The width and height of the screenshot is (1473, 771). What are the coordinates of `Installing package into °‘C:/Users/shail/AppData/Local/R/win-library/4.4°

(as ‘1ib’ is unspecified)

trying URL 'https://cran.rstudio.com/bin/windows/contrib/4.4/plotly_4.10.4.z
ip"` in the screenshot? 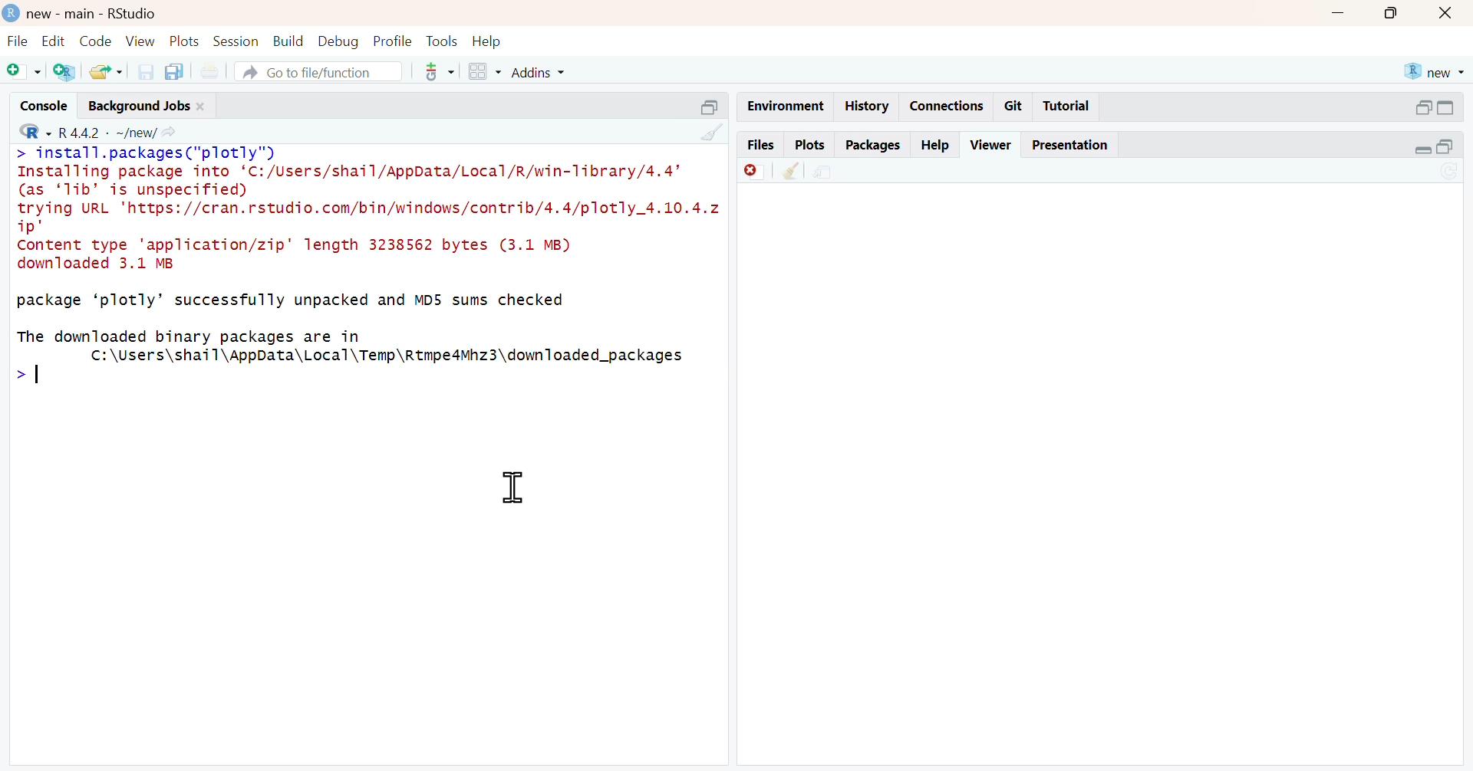 It's located at (367, 201).